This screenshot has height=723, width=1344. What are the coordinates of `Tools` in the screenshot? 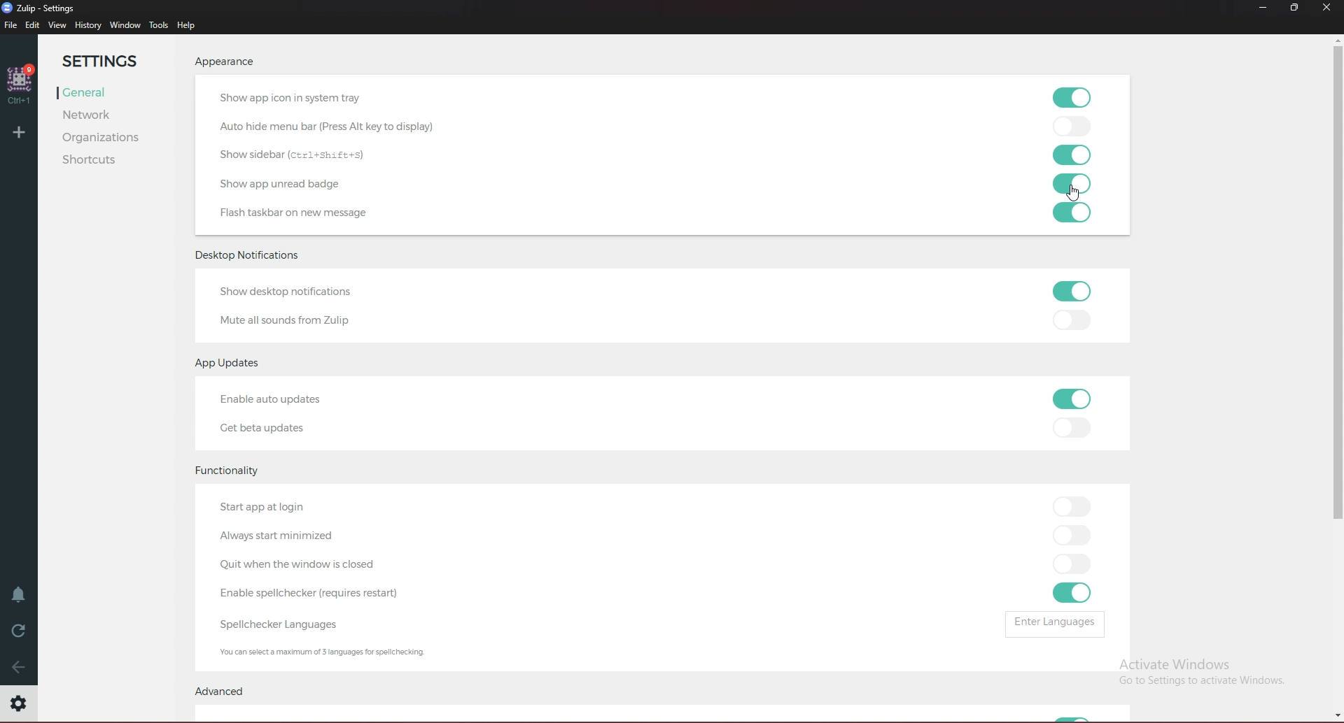 It's located at (159, 26).